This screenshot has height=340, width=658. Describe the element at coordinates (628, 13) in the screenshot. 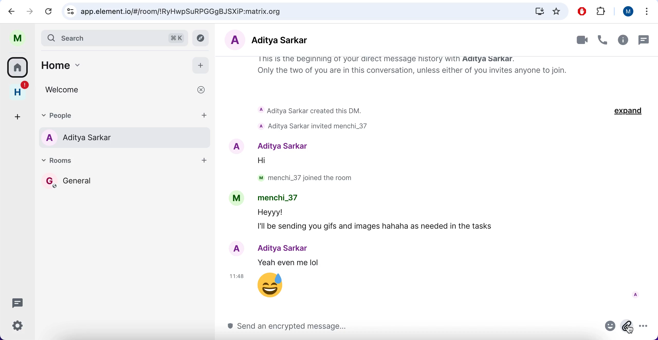

I see `user` at that location.